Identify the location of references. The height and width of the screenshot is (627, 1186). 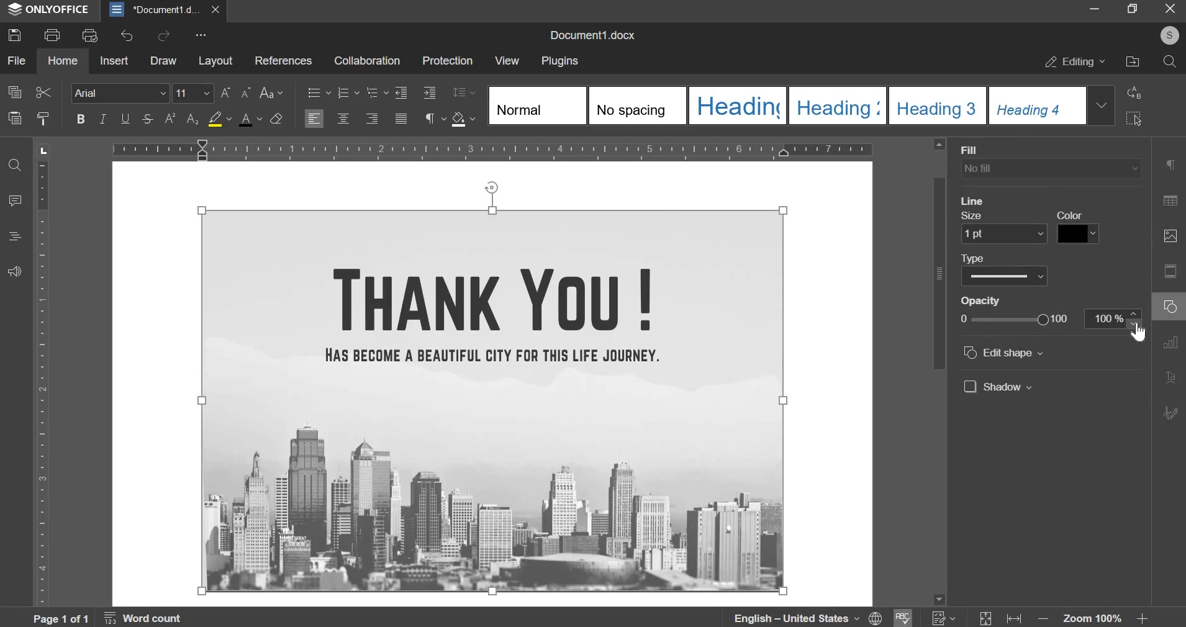
(283, 60).